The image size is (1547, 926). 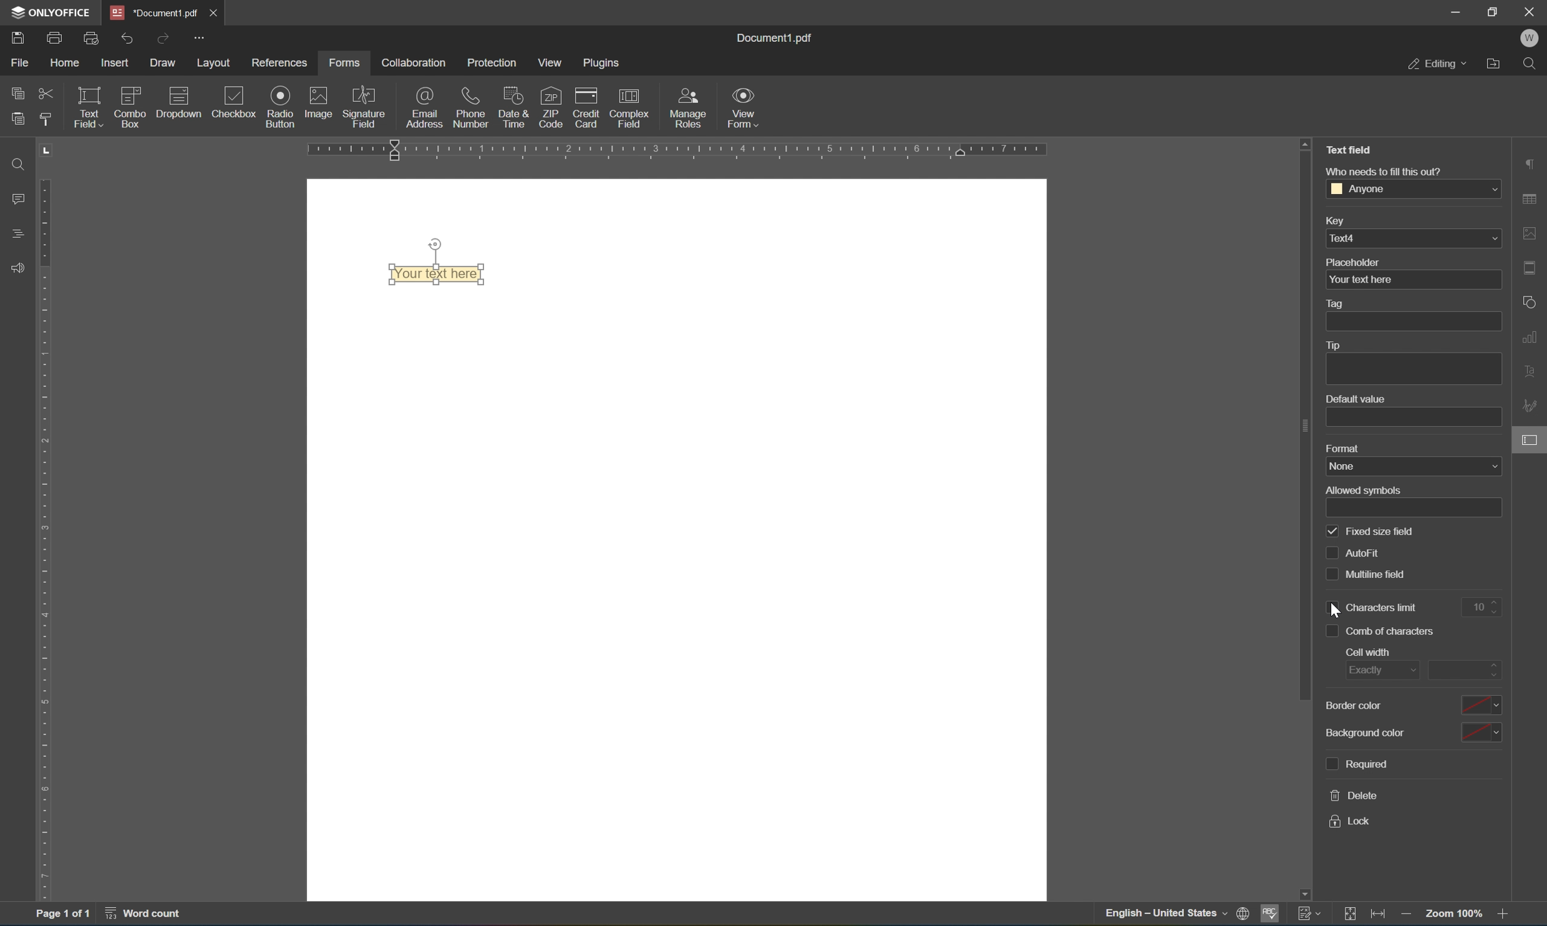 What do you see at coordinates (1413, 240) in the screenshot?
I see `text4` at bounding box center [1413, 240].